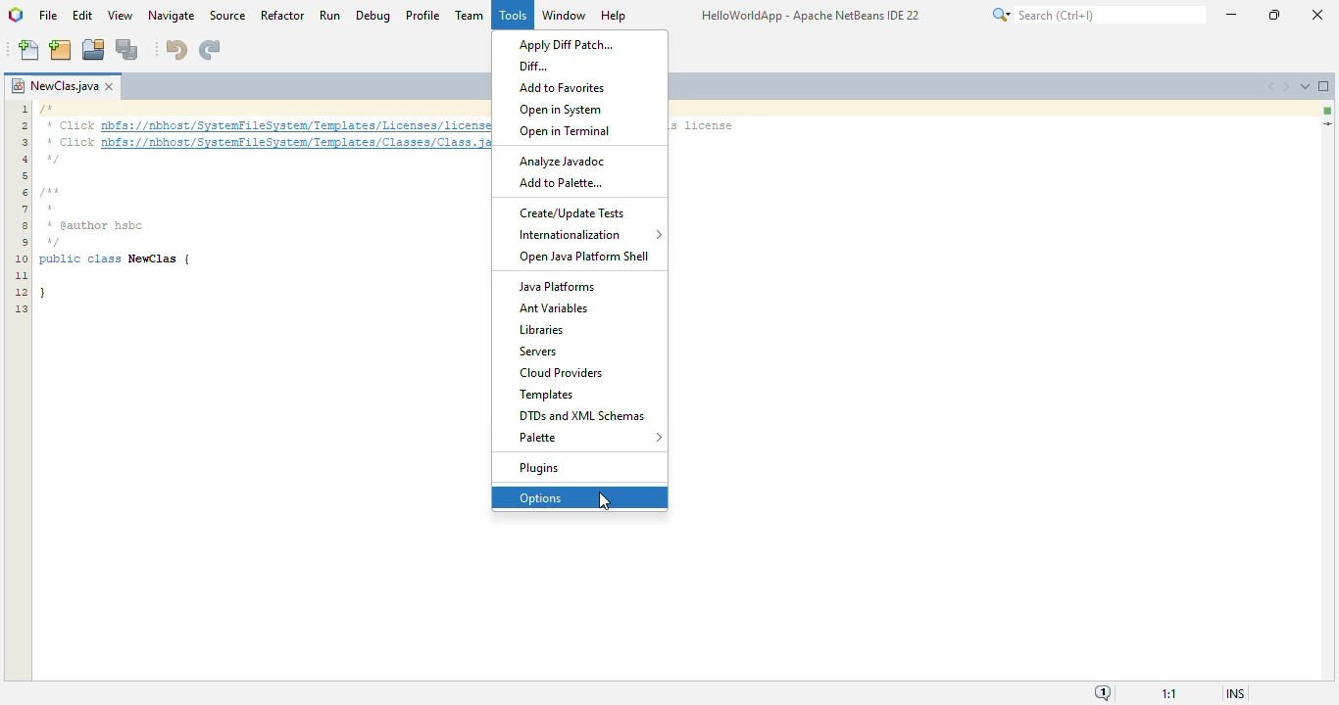  Describe the element at coordinates (1317, 14) in the screenshot. I see `close` at that location.